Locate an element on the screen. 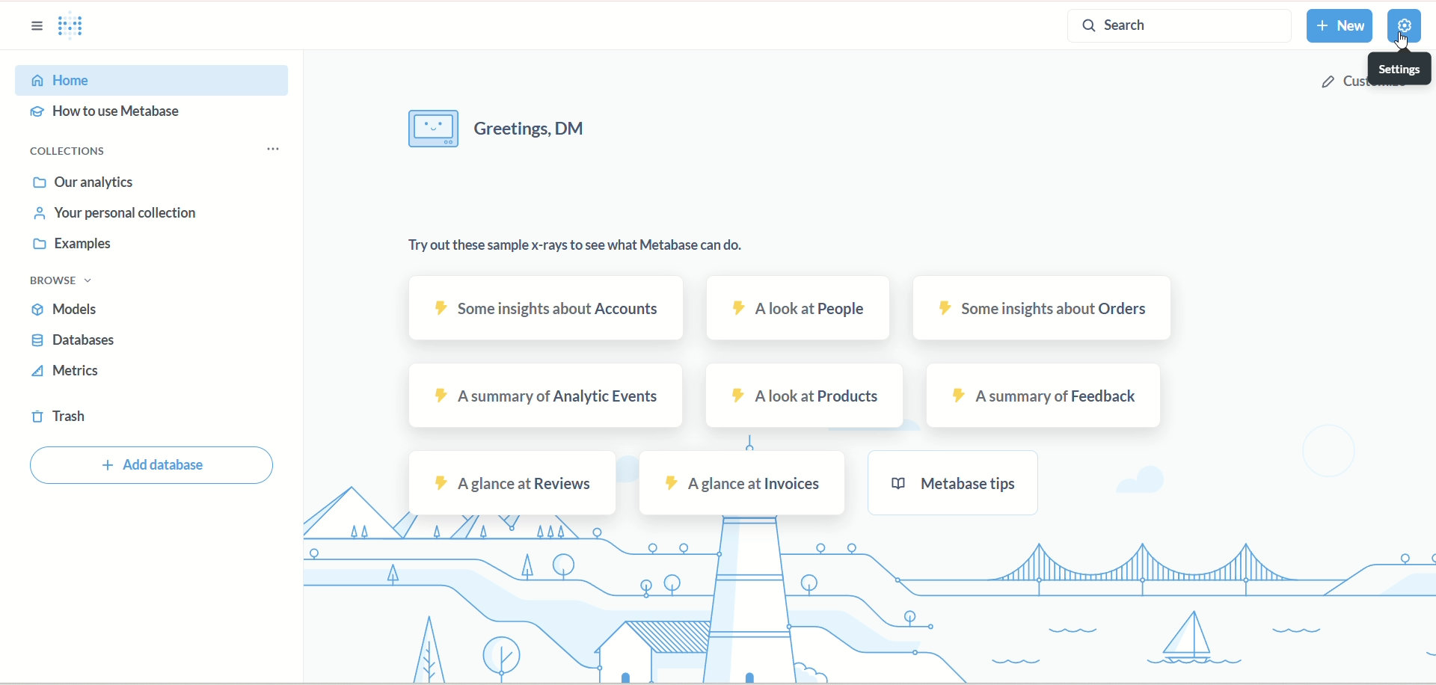 The image size is (1436, 685). A glance at invoices is located at coordinates (741, 482).